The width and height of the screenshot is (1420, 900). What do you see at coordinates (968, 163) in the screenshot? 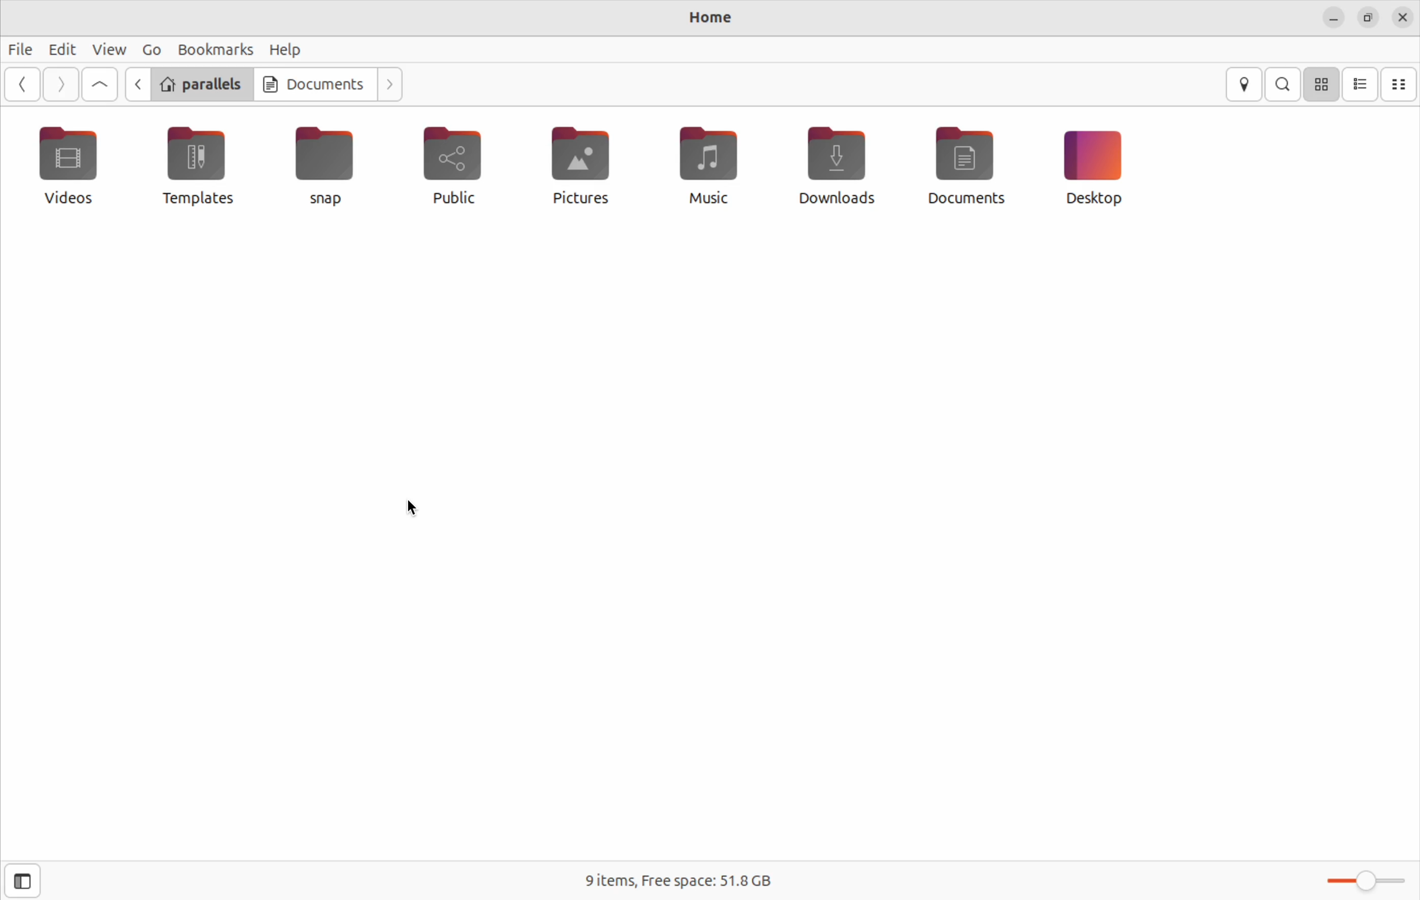
I see `documents` at bounding box center [968, 163].